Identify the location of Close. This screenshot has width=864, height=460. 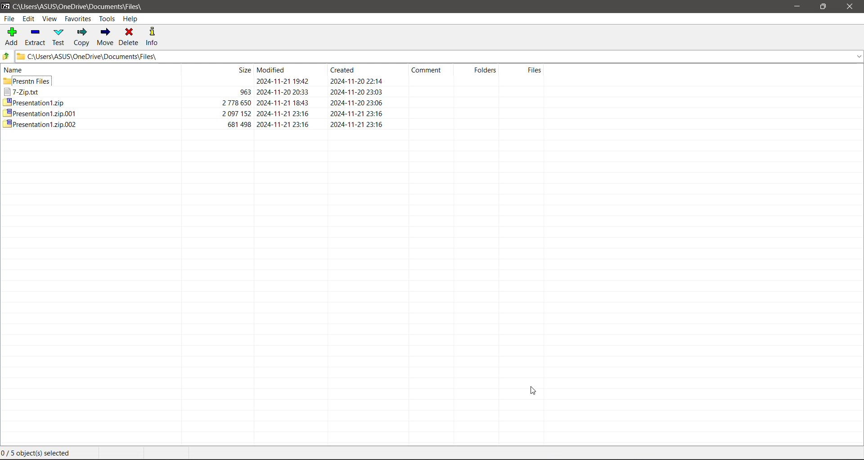
(850, 7).